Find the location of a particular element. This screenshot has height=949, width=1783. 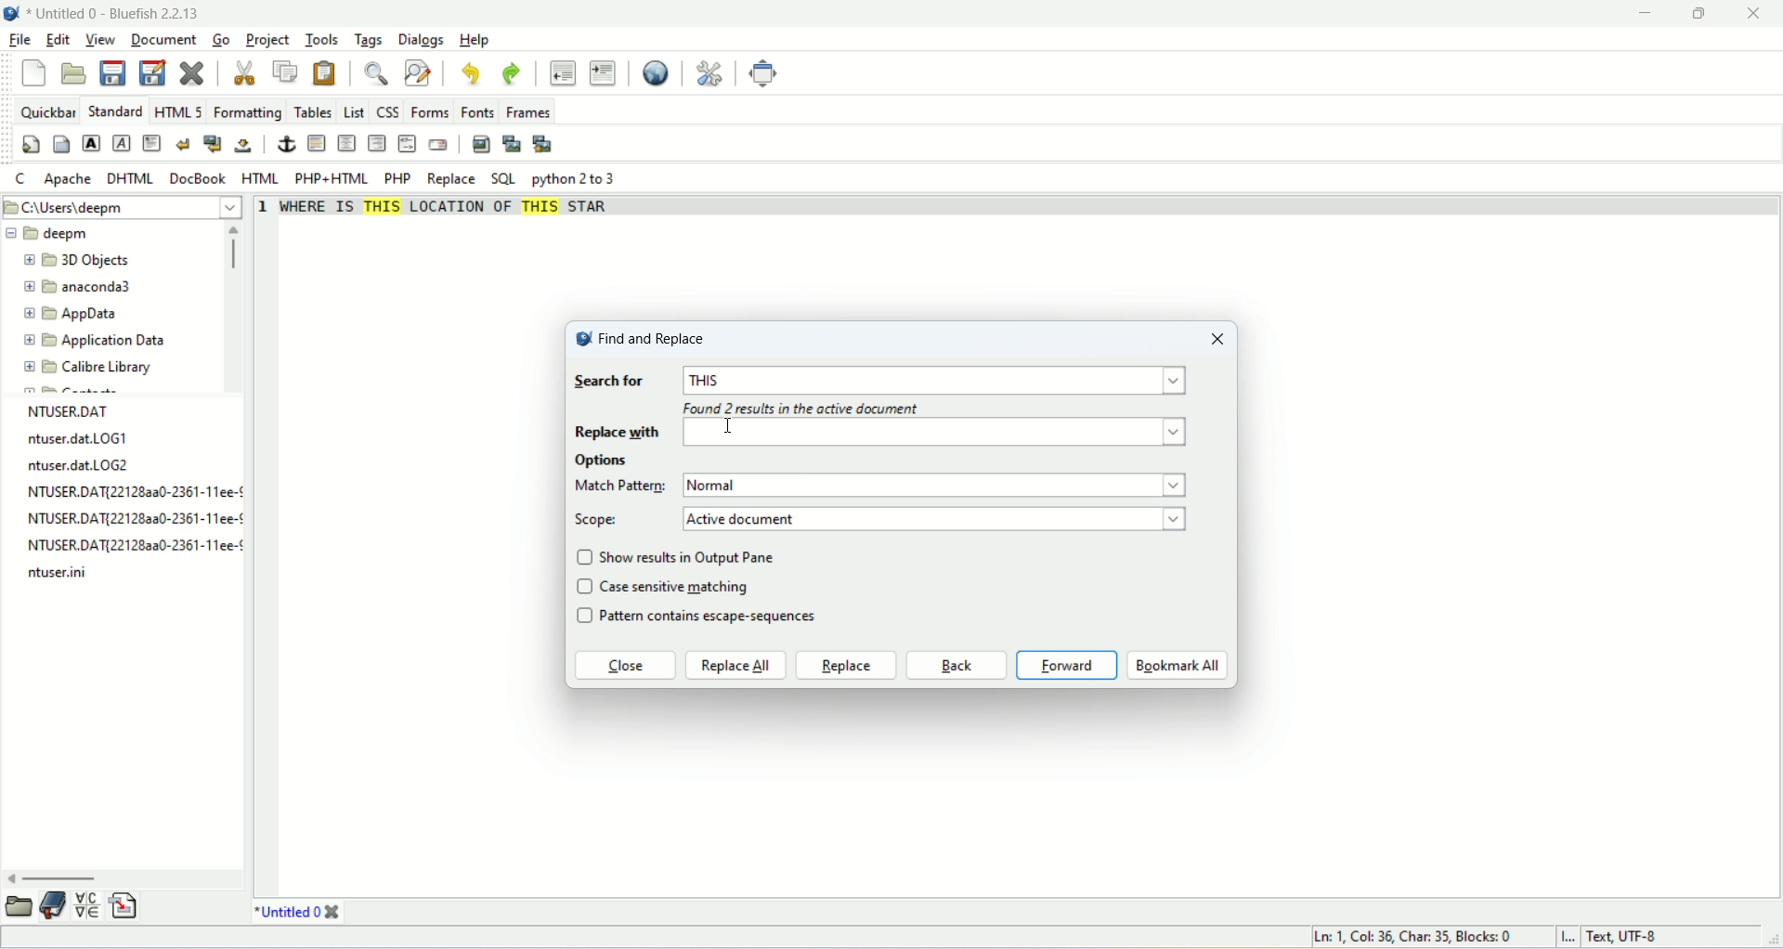

file name is located at coordinates (135, 518).